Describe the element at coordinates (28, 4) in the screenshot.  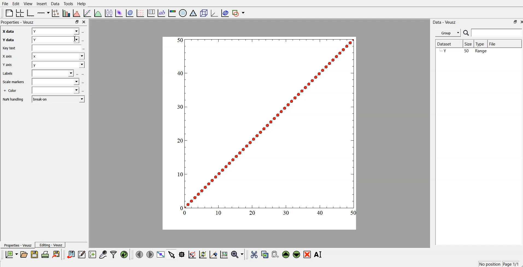
I see `View` at that location.